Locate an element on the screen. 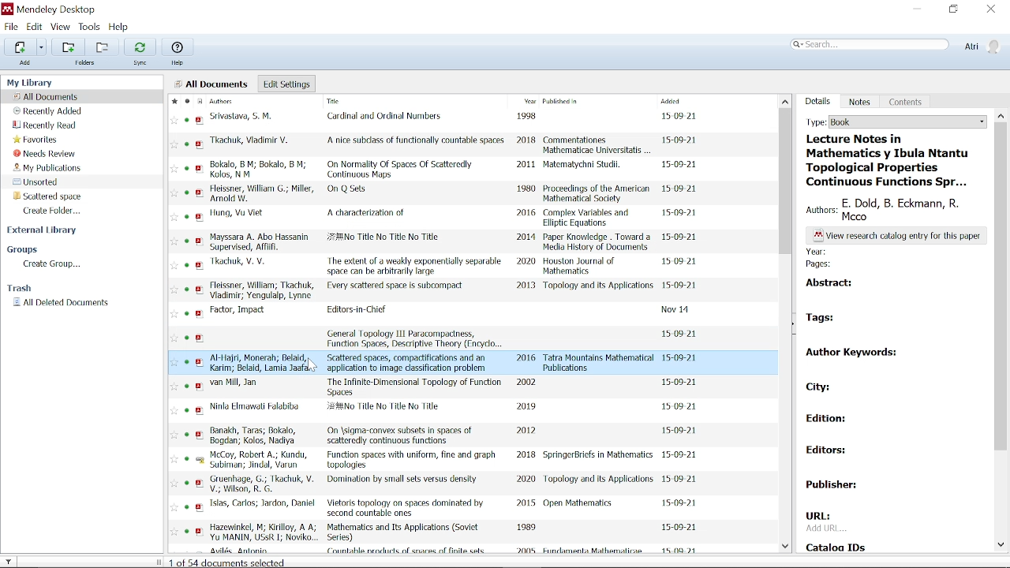 The image size is (1010, 568). title is located at coordinates (414, 387).